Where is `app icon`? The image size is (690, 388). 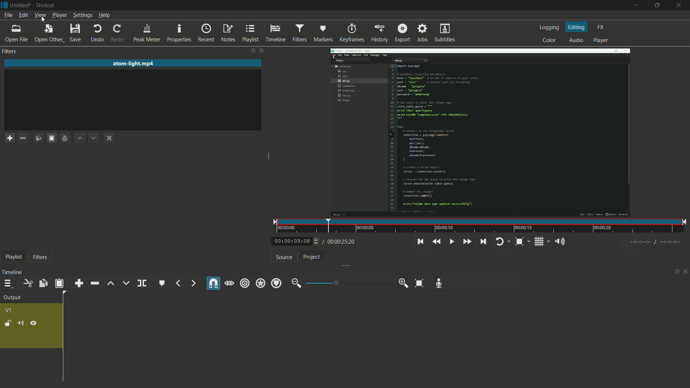 app icon is located at coordinates (4, 4).